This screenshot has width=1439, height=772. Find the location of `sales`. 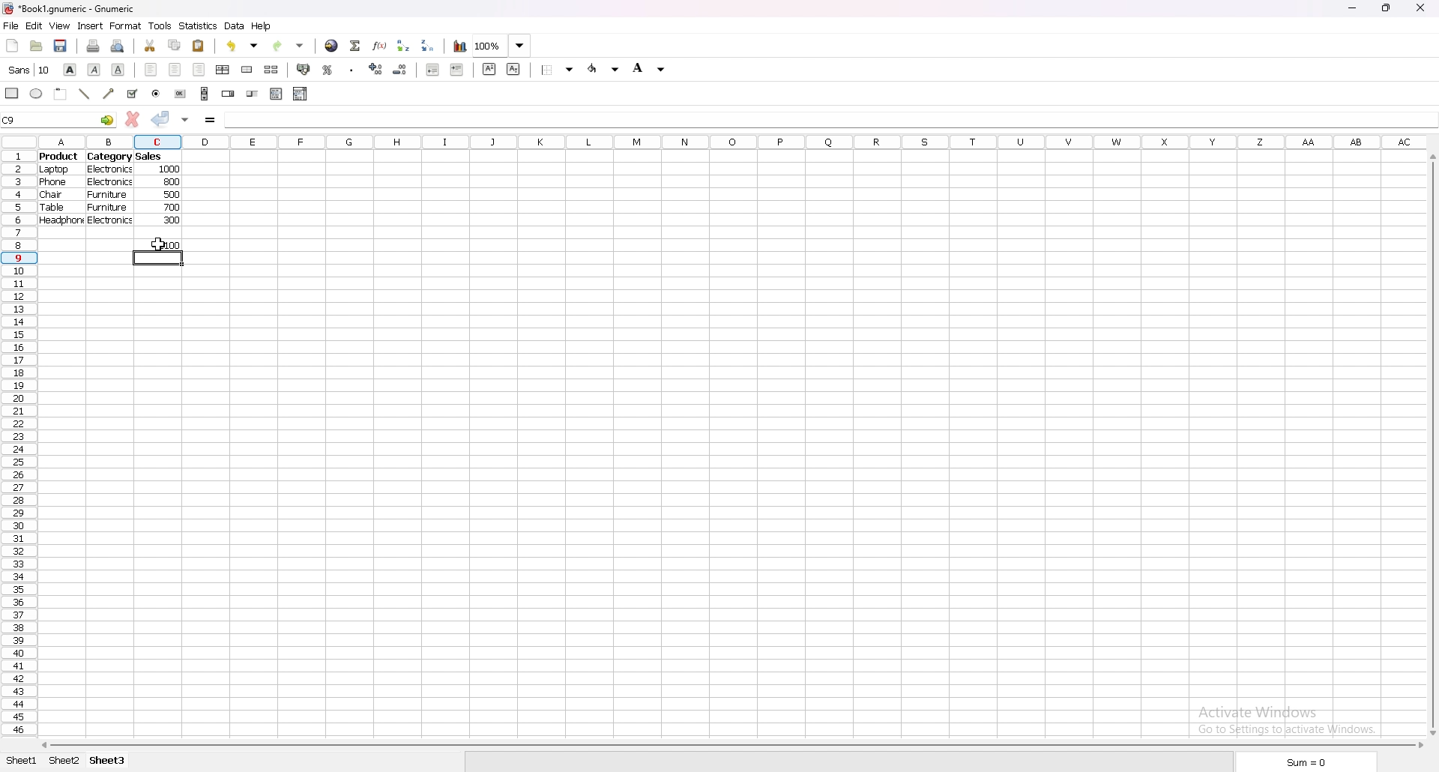

sales is located at coordinates (150, 156).